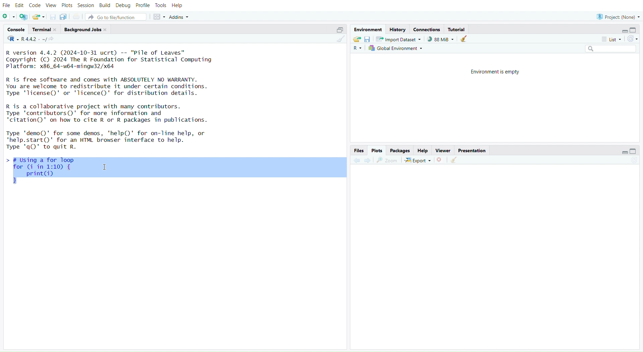 The width and height of the screenshot is (643, 352). I want to click on edit, so click(19, 6).